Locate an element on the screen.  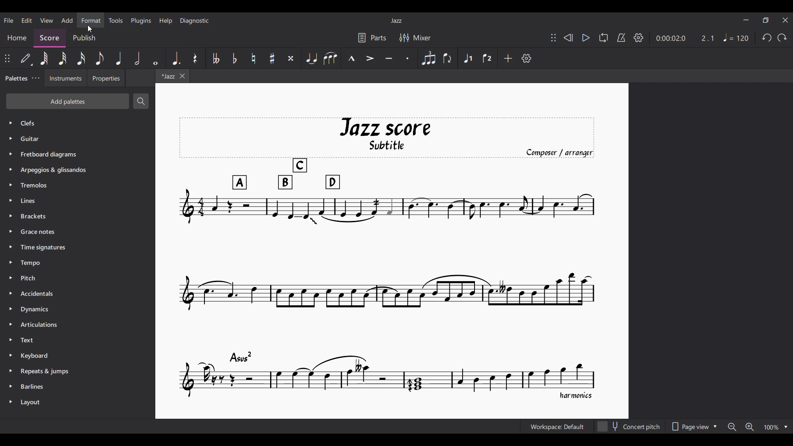
Current tab is located at coordinates (166, 76).